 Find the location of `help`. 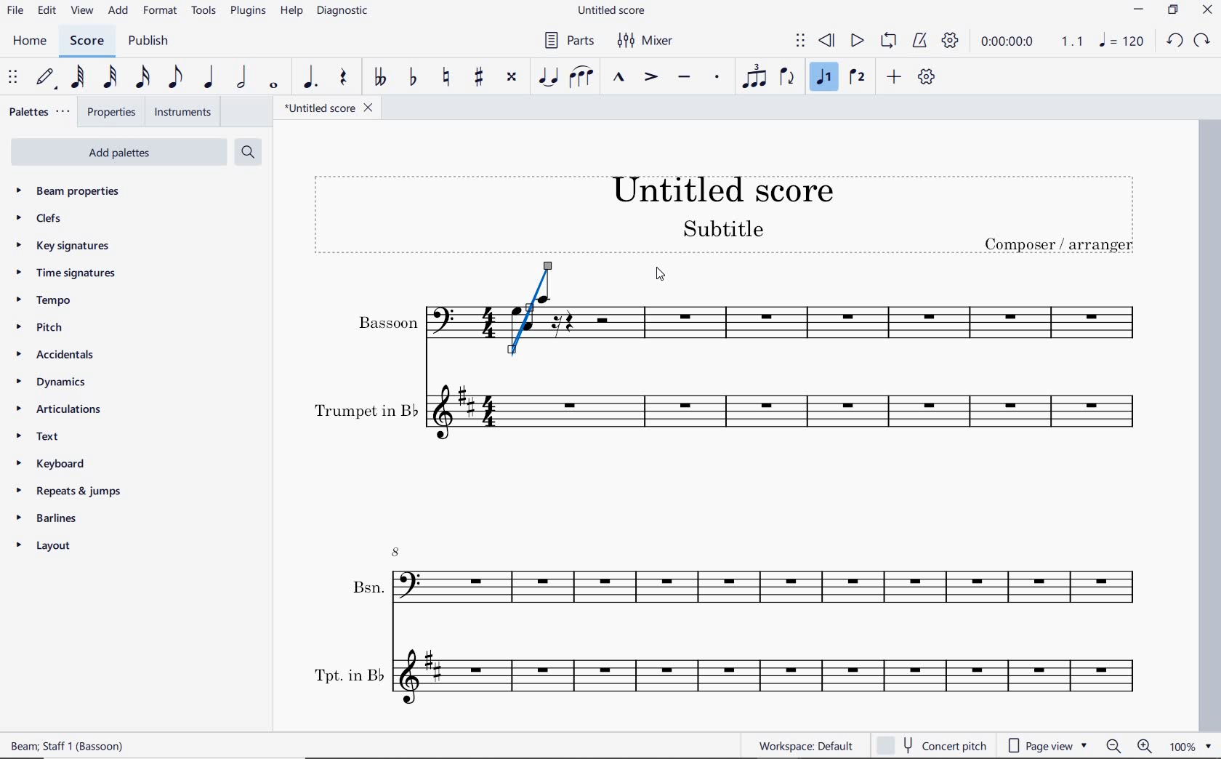

help is located at coordinates (291, 11).